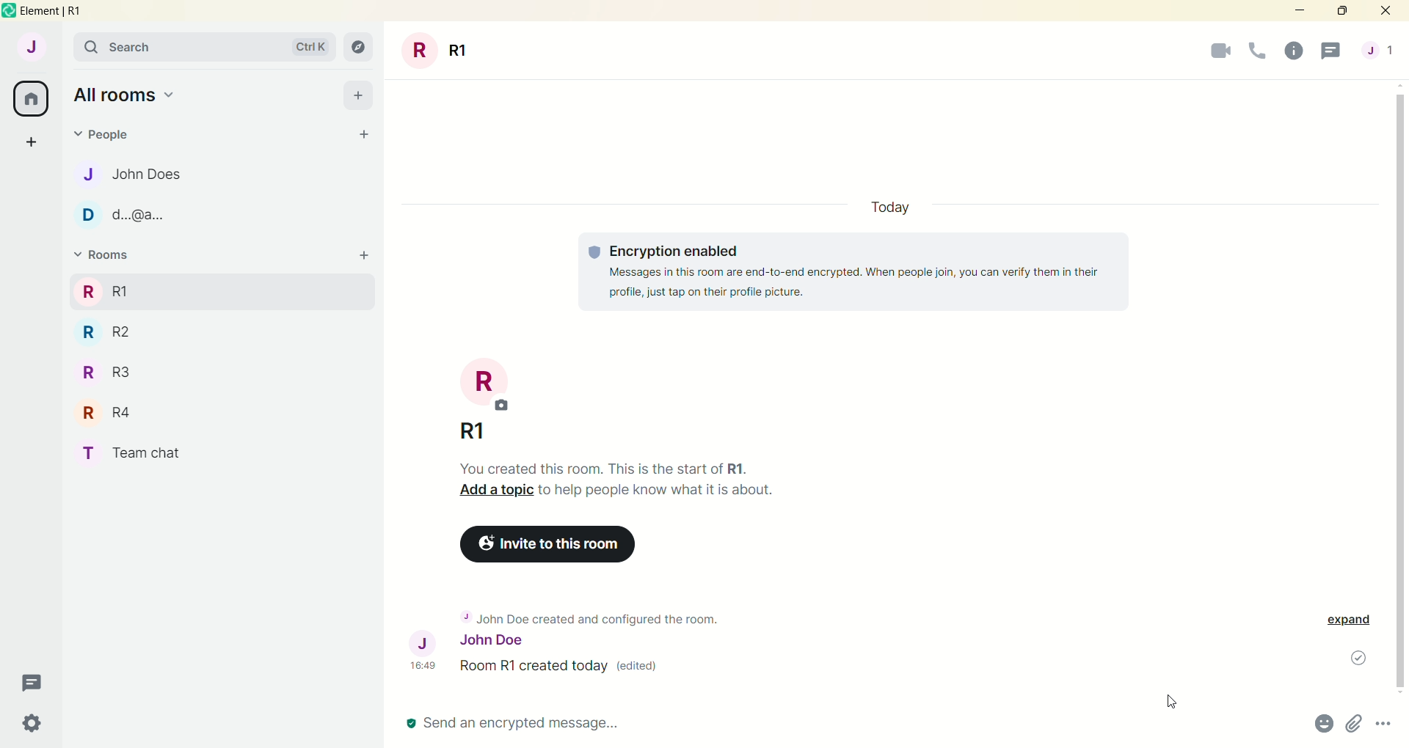 The width and height of the screenshot is (1409, 748). I want to click on all rooms, so click(32, 99).